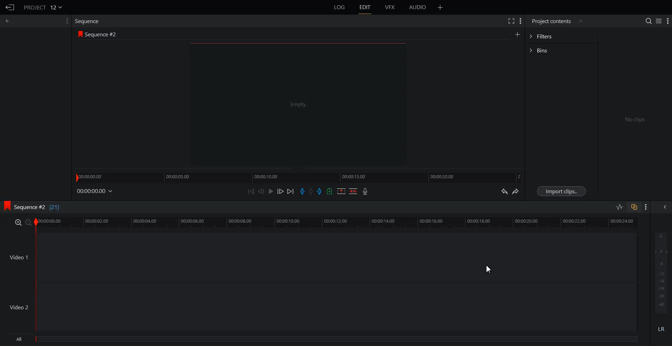 The width and height of the screenshot is (672, 346). What do you see at coordinates (512, 21) in the screenshot?
I see `Full Screen` at bounding box center [512, 21].